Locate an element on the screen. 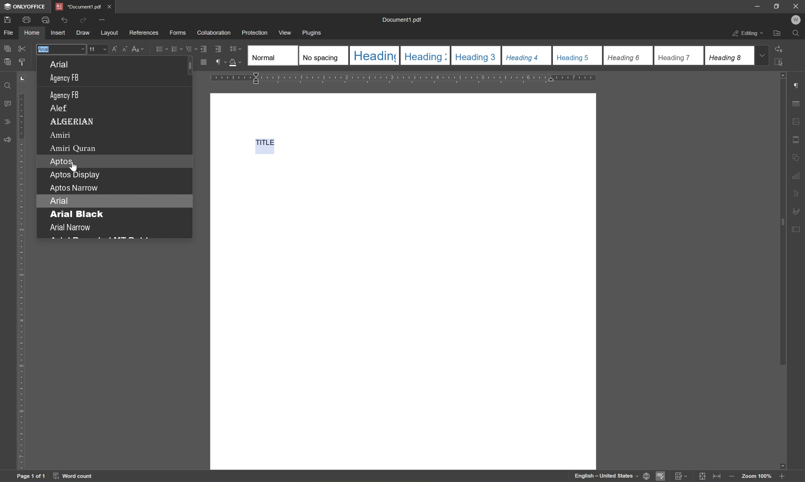  TITLE is located at coordinates (263, 144).